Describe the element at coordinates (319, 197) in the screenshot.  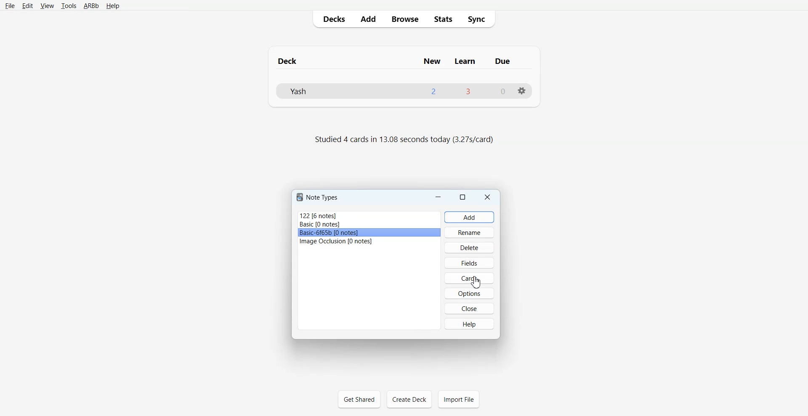
I see `Text` at that location.